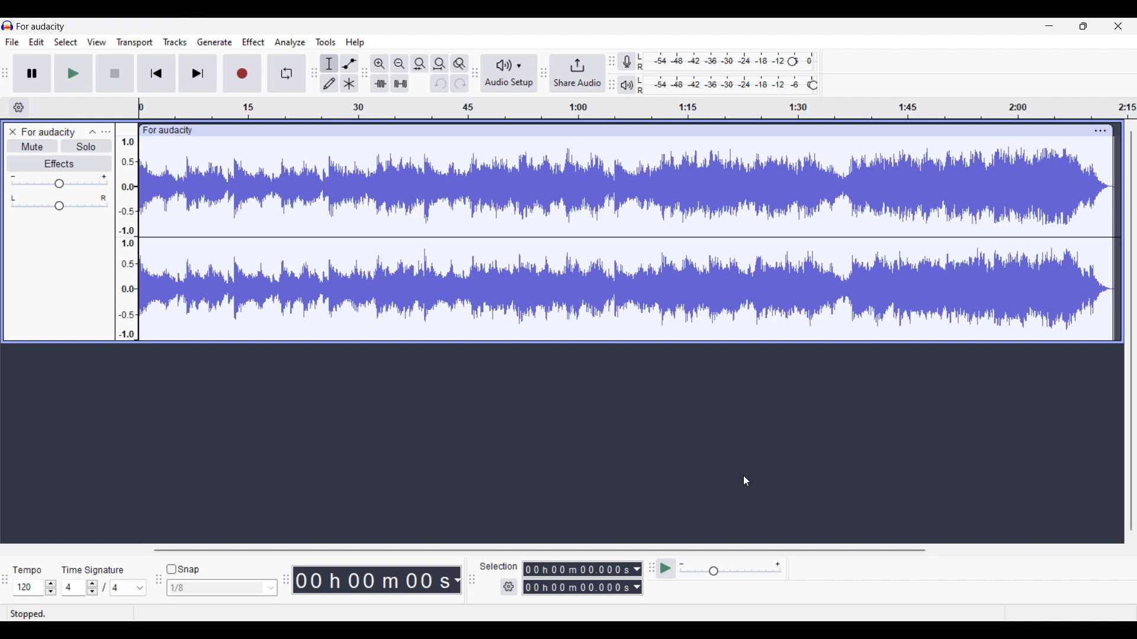 This screenshot has width=1137, height=639. Describe the element at coordinates (185, 569) in the screenshot. I see `Snap toggle` at that location.